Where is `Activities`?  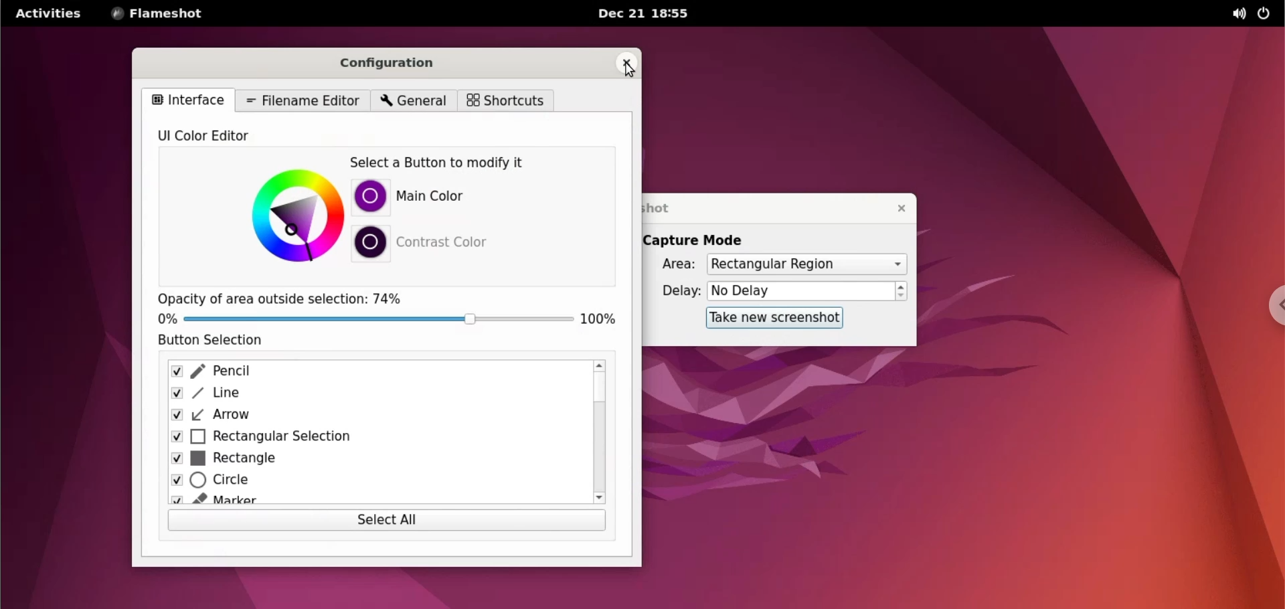 Activities is located at coordinates (48, 18).